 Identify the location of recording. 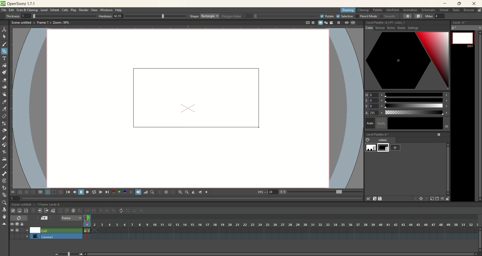
(27, 230).